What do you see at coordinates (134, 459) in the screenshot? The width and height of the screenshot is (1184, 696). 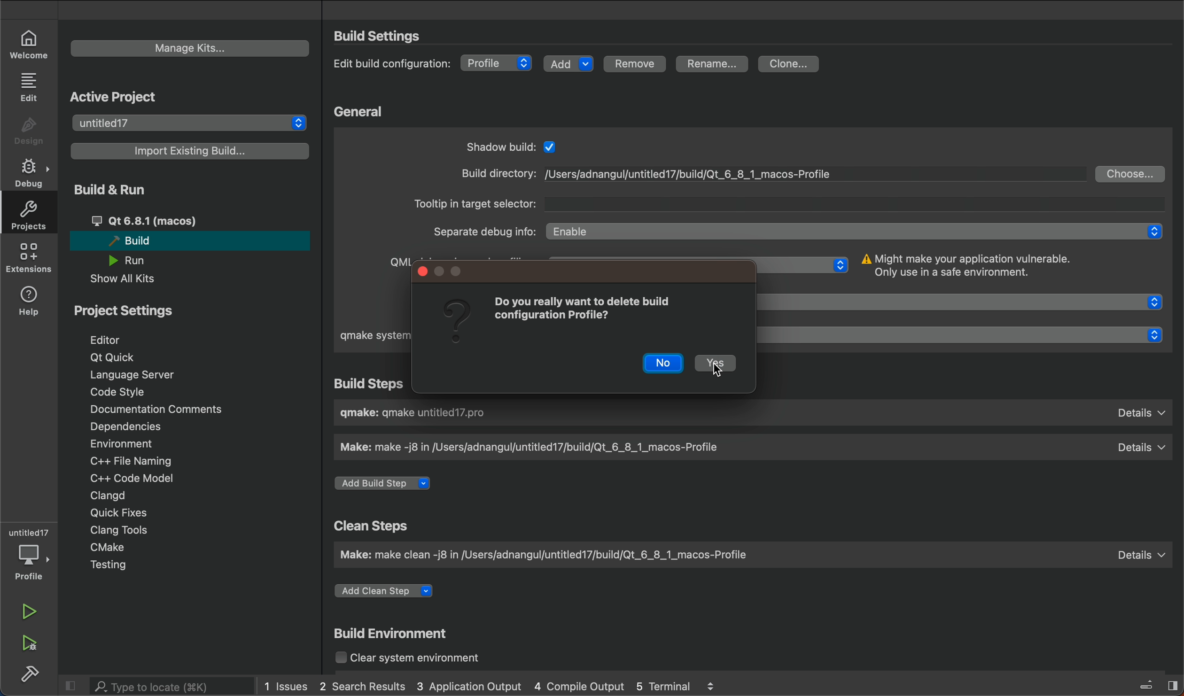 I see `file naming` at bounding box center [134, 459].